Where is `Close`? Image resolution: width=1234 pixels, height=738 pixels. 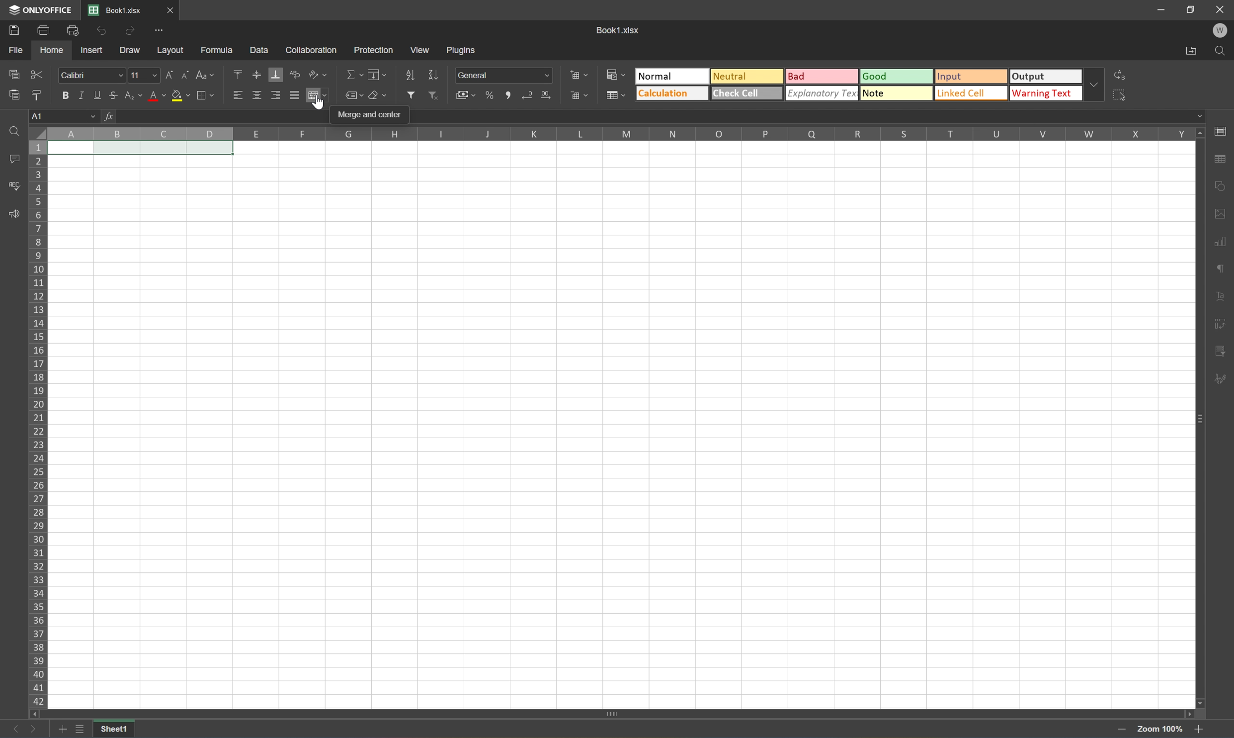
Close is located at coordinates (169, 9).